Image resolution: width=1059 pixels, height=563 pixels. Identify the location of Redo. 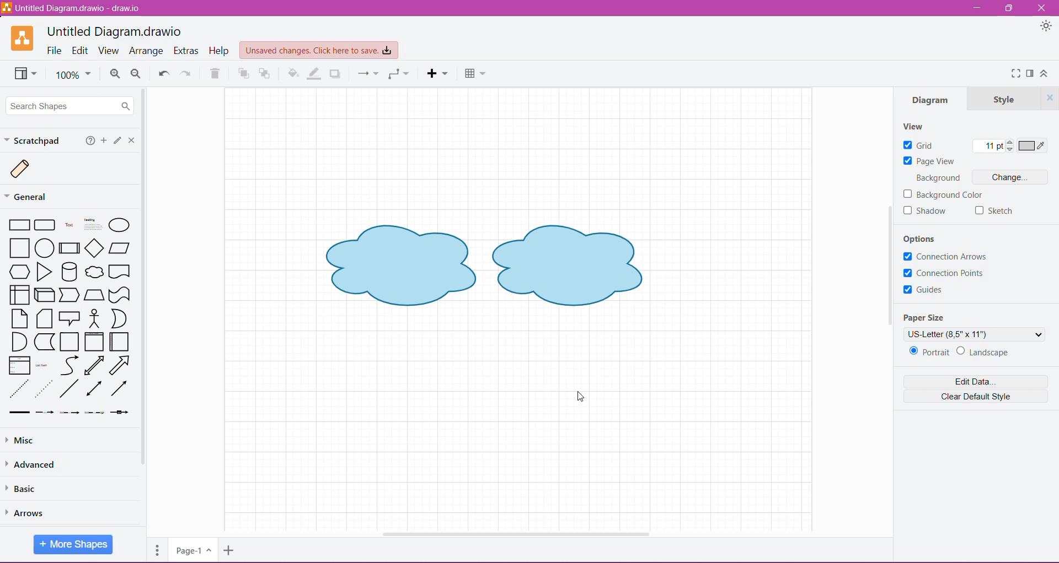
(189, 74).